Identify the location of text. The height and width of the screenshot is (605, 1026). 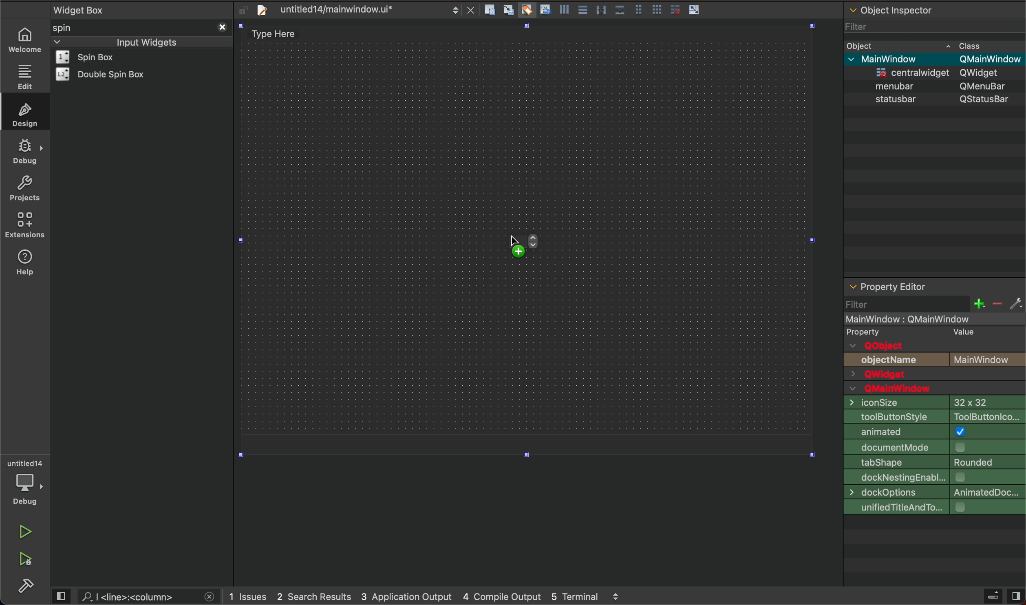
(902, 389).